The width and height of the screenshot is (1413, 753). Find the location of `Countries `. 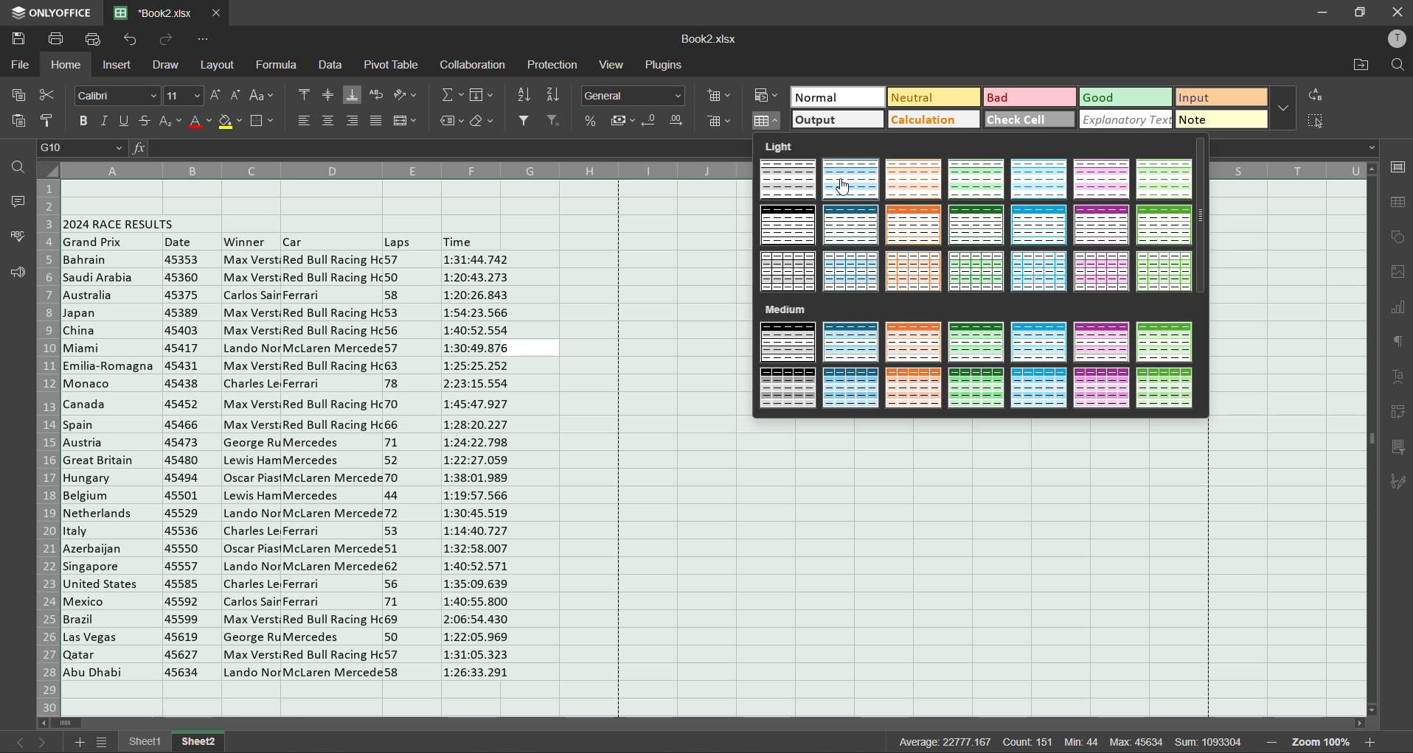

Countries  is located at coordinates (111, 467).